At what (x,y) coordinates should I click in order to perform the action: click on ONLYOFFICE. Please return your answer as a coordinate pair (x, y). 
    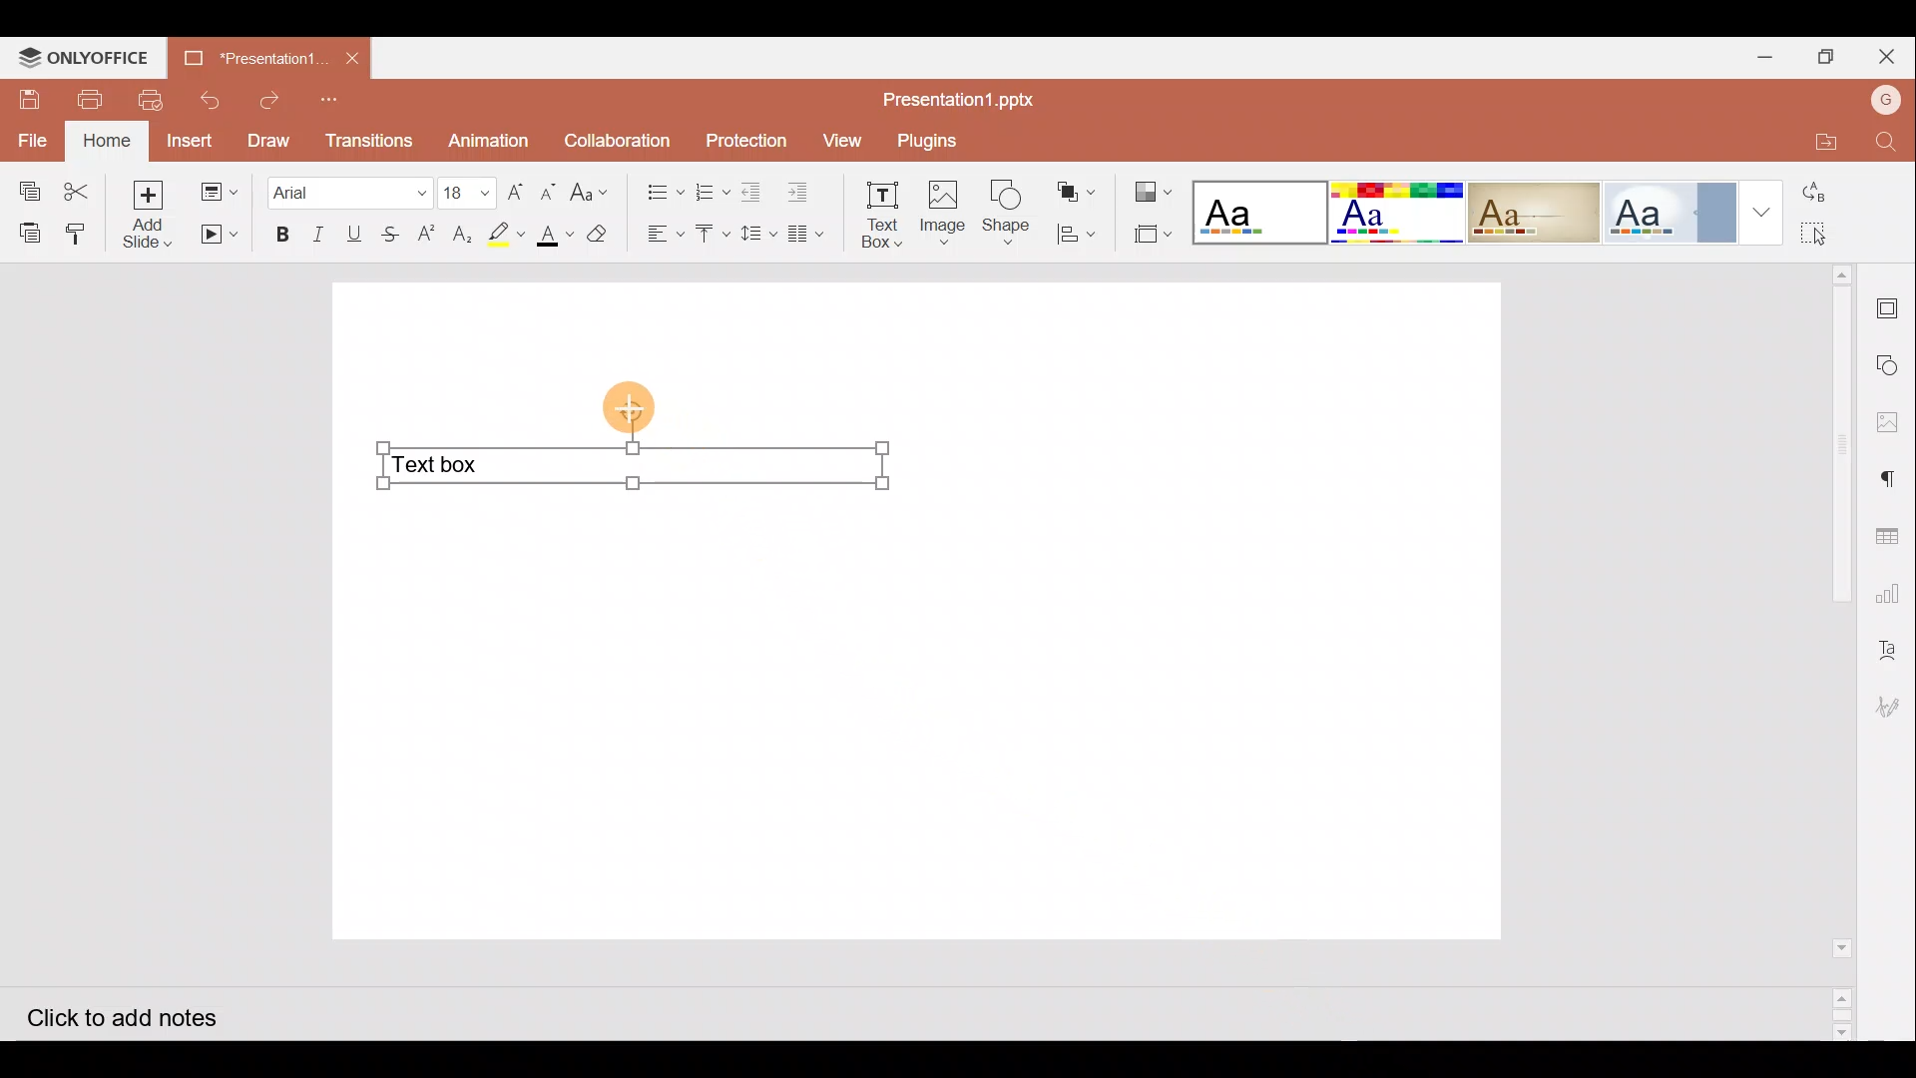
    Looking at the image, I should click on (80, 57).